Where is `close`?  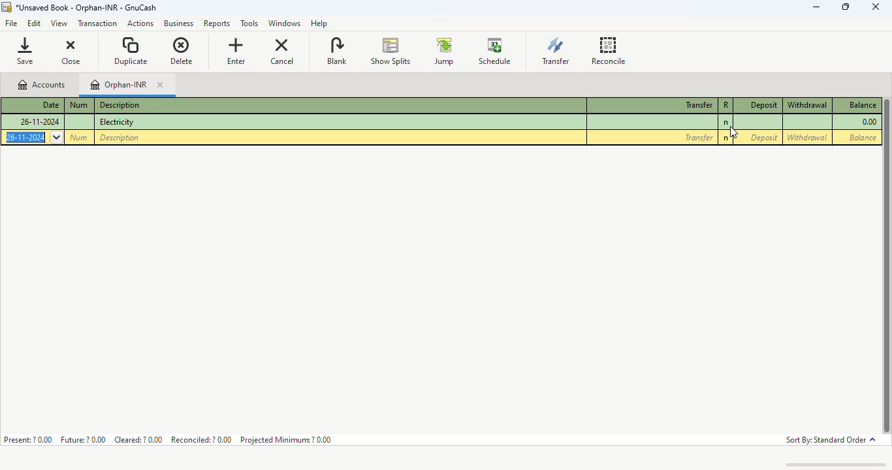
close is located at coordinates (72, 51).